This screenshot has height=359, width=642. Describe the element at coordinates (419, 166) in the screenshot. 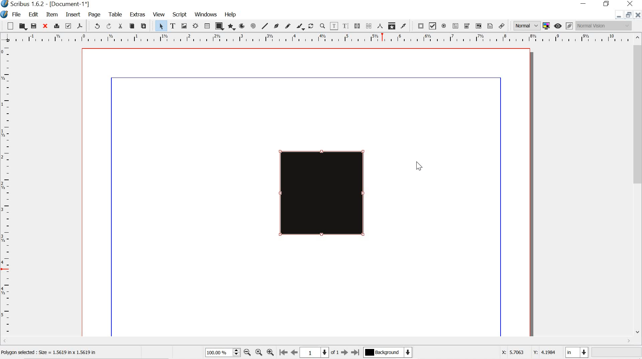

I see `cursor` at that location.